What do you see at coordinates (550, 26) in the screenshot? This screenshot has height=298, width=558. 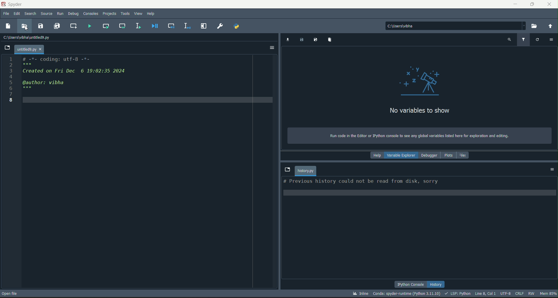 I see `change to parent directory` at bounding box center [550, 26].